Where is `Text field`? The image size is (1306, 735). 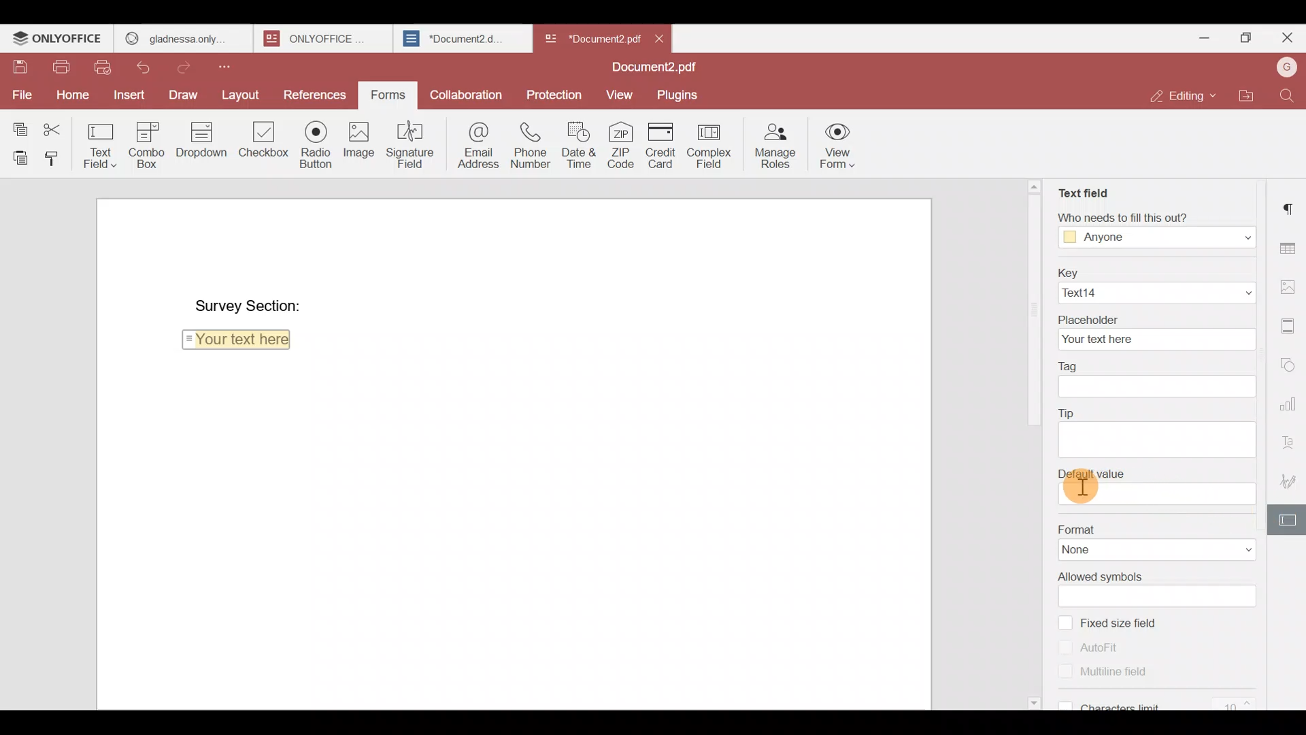 Text field is located at coordinates (101, 142).